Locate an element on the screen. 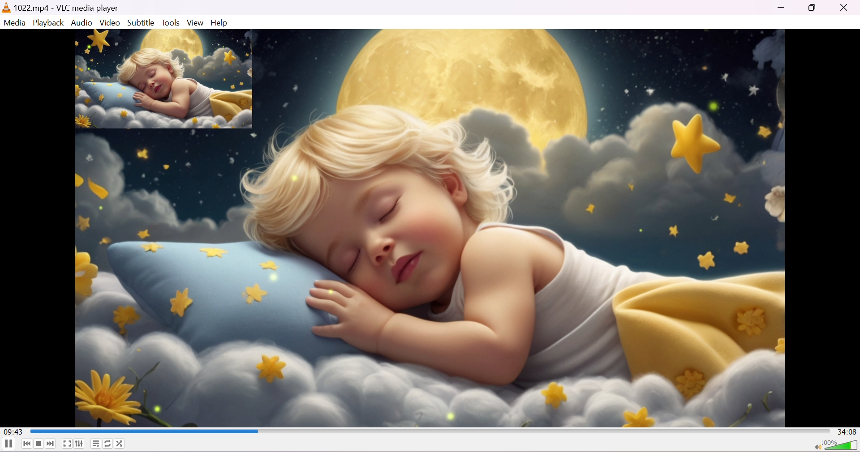 The height and width of the screenshot is (452, 860). Random is located at coordinates (122, 443).